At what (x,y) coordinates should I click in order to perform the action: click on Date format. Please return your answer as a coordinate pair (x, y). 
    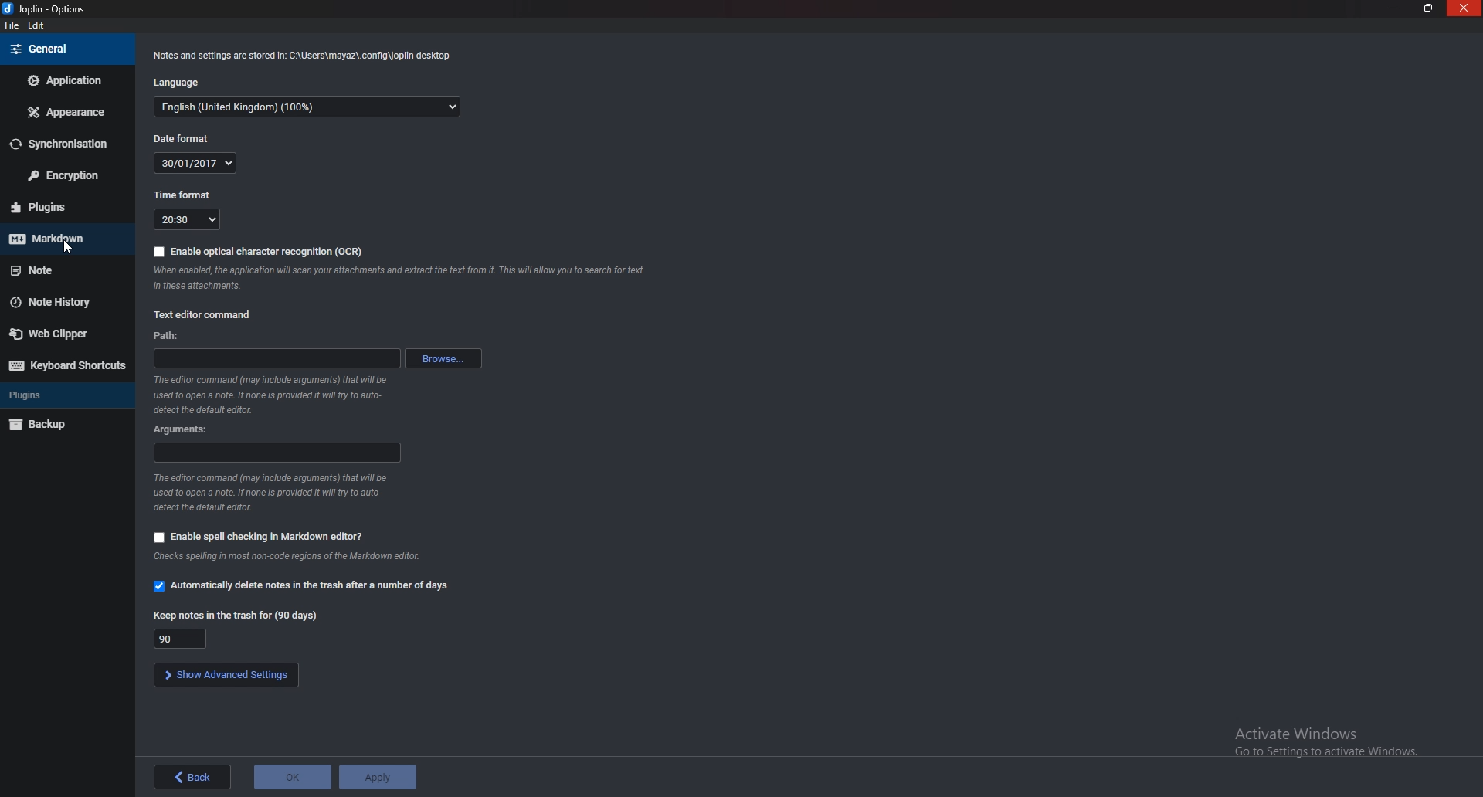
    Looking at the image, I should click on (196, 163).